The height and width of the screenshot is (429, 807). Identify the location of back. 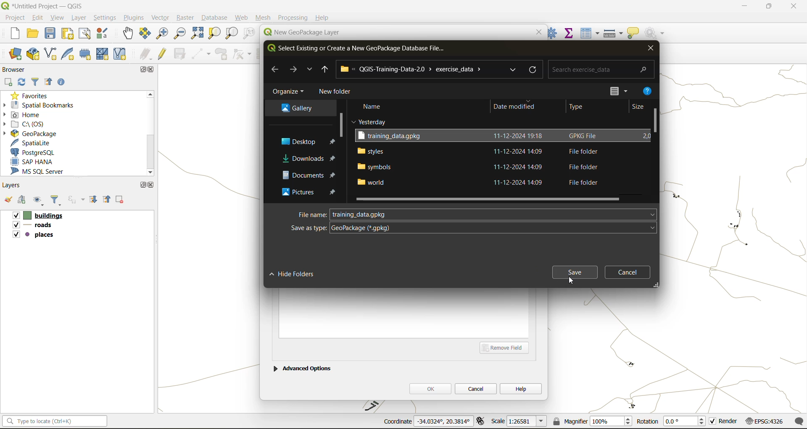
(276, 69).